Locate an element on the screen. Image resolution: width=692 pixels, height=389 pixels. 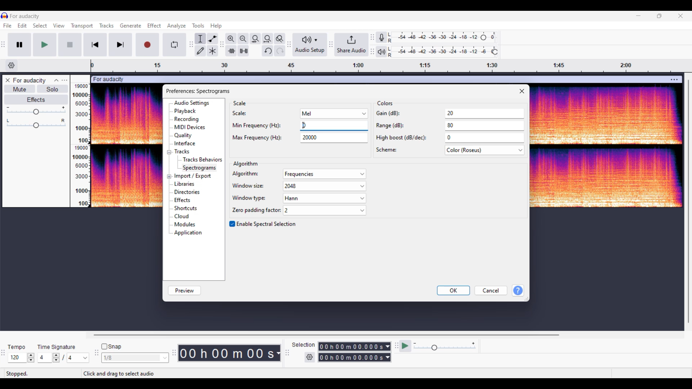
Duration measurement options is located at coordinates (278, 353).